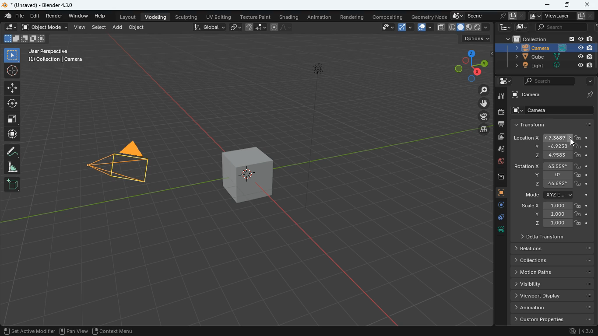 Image resolution: width=598 pixels, height=336 pixels. I want to click on move, so click(479, 103).